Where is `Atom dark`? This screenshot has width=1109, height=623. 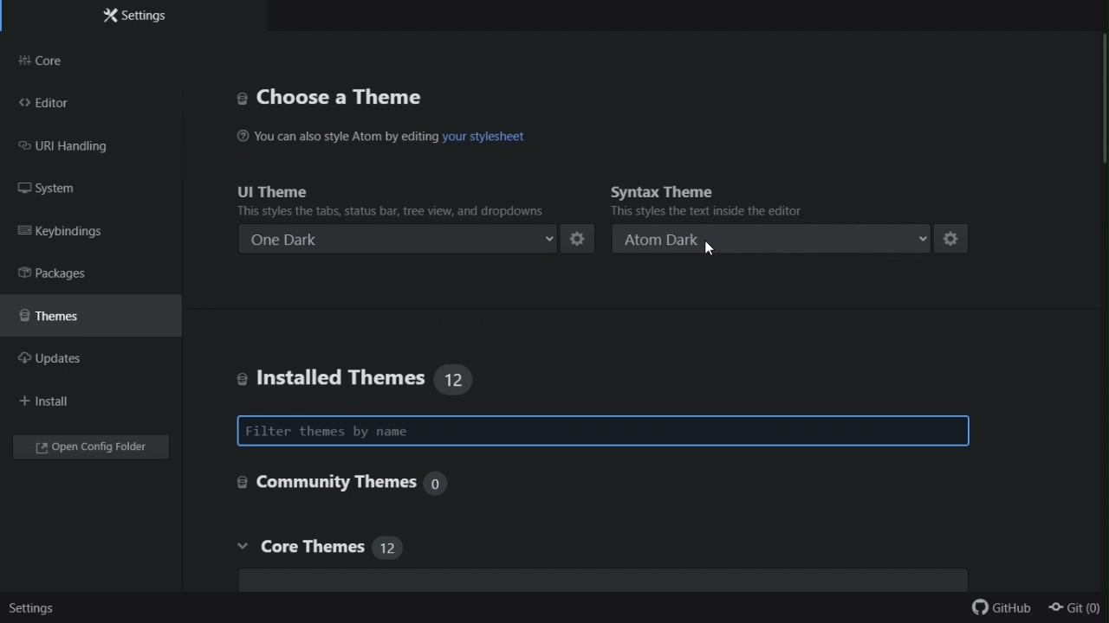
Atom dark is located at coordinates (792, 241).